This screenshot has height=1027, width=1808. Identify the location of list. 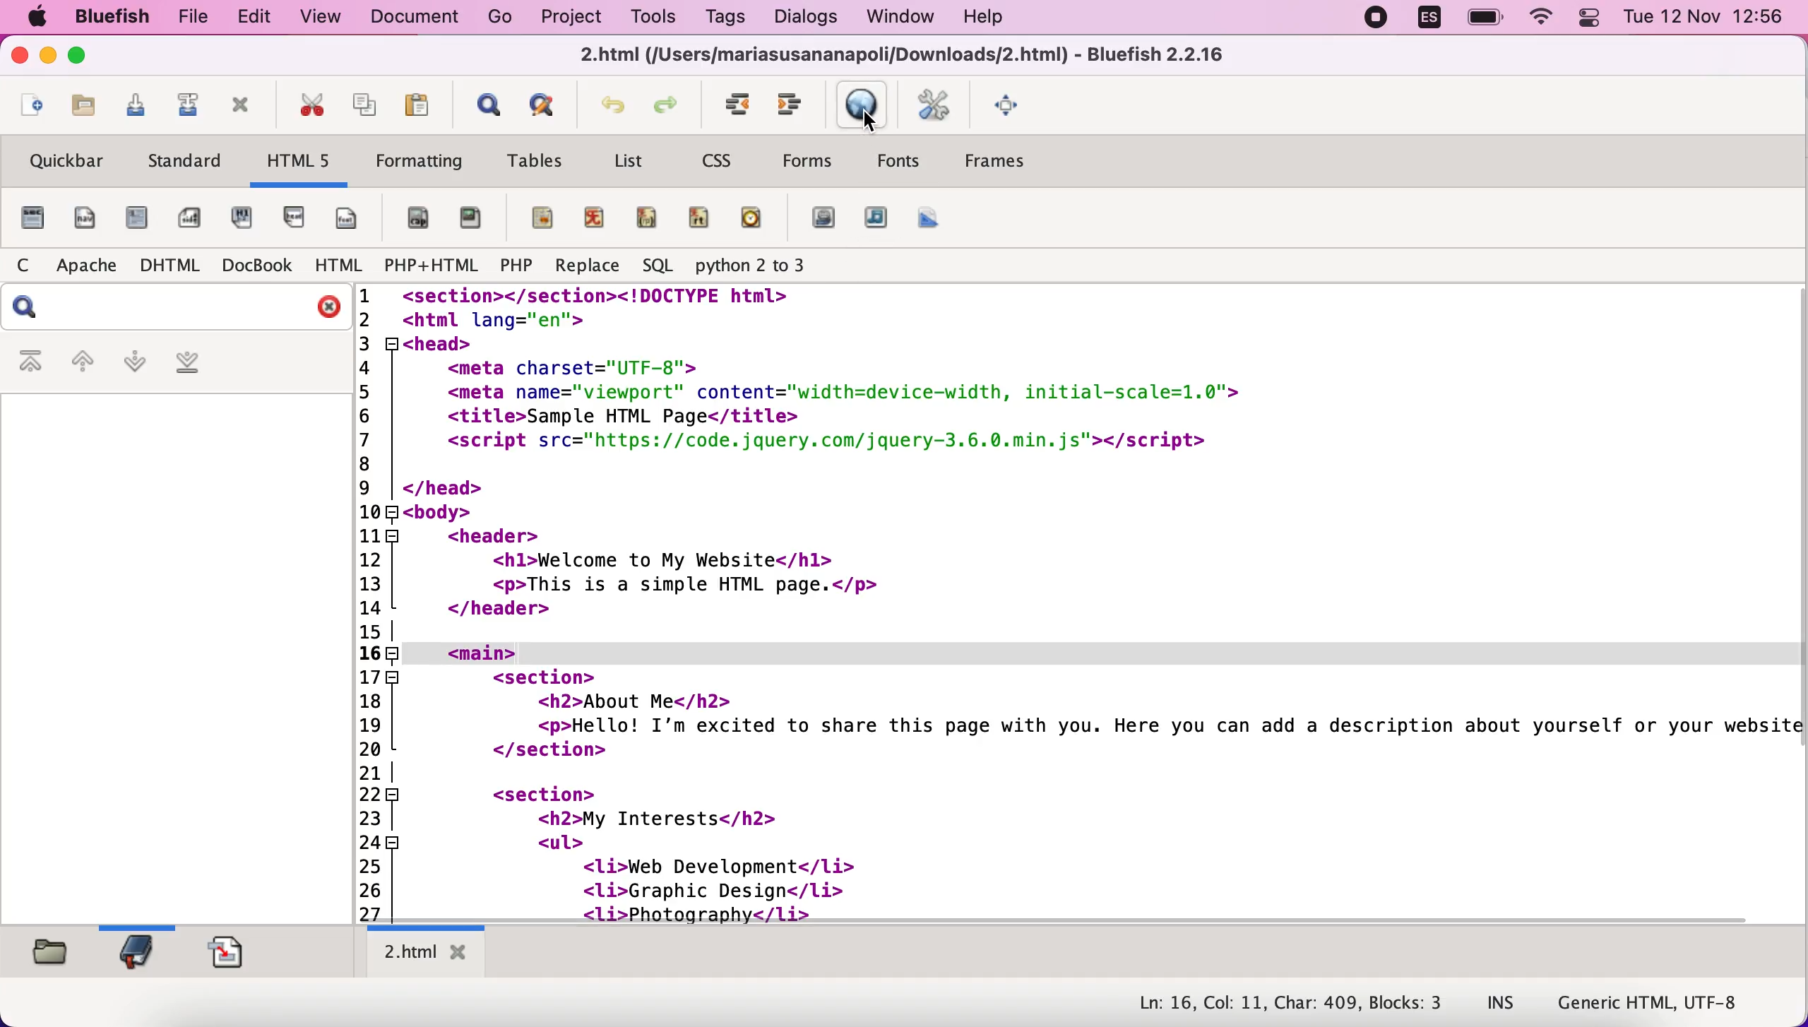
(626, 163).